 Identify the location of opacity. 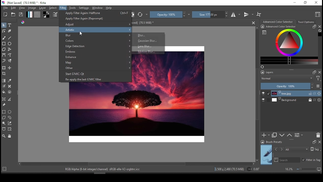
(168, 15).